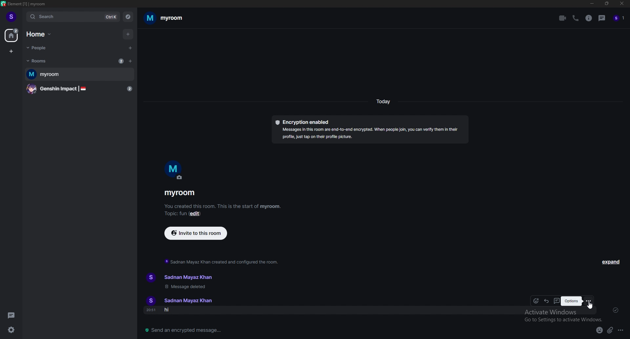 This screenshot has height=339, width=630. Describe the element at coordinates (81, 89) in the screenshot. I see `genshin impact |` at that location.